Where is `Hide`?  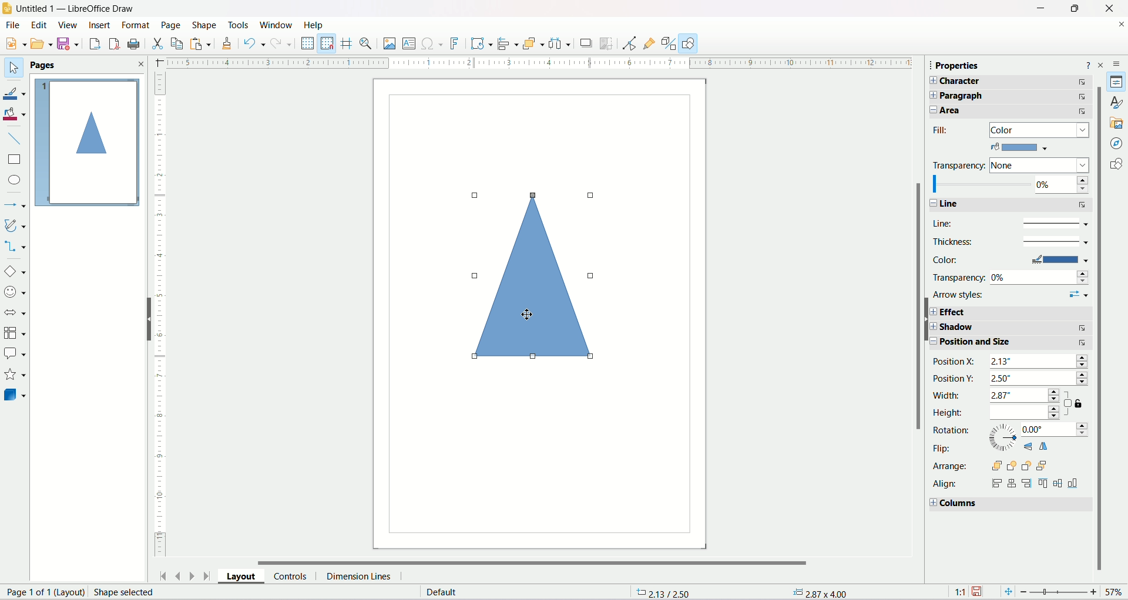
Hide is located at coordinates (143, 319).